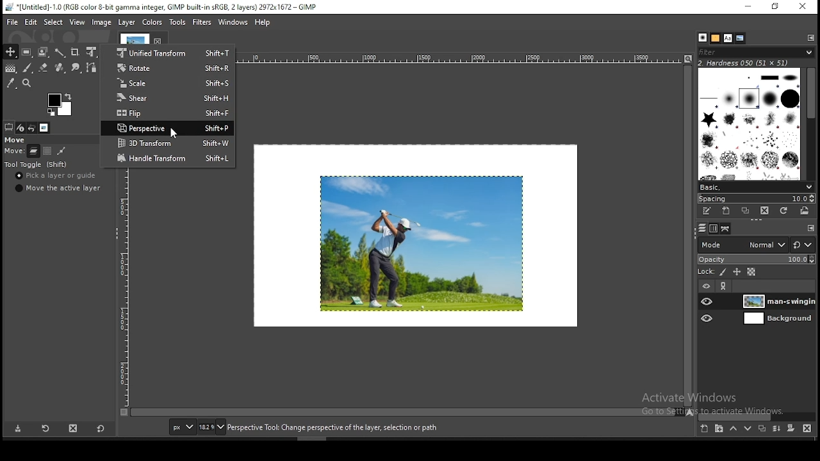 The height and width of the screenshot is (461, 820). Describe the element at coordinates (161, 8) in the screenshot. I see `*[untitled]-1.0(rgb color 8-bit gamma integer, gimp built-in sRGB, 2 layers) 2972x1672 - gimp` at that location.